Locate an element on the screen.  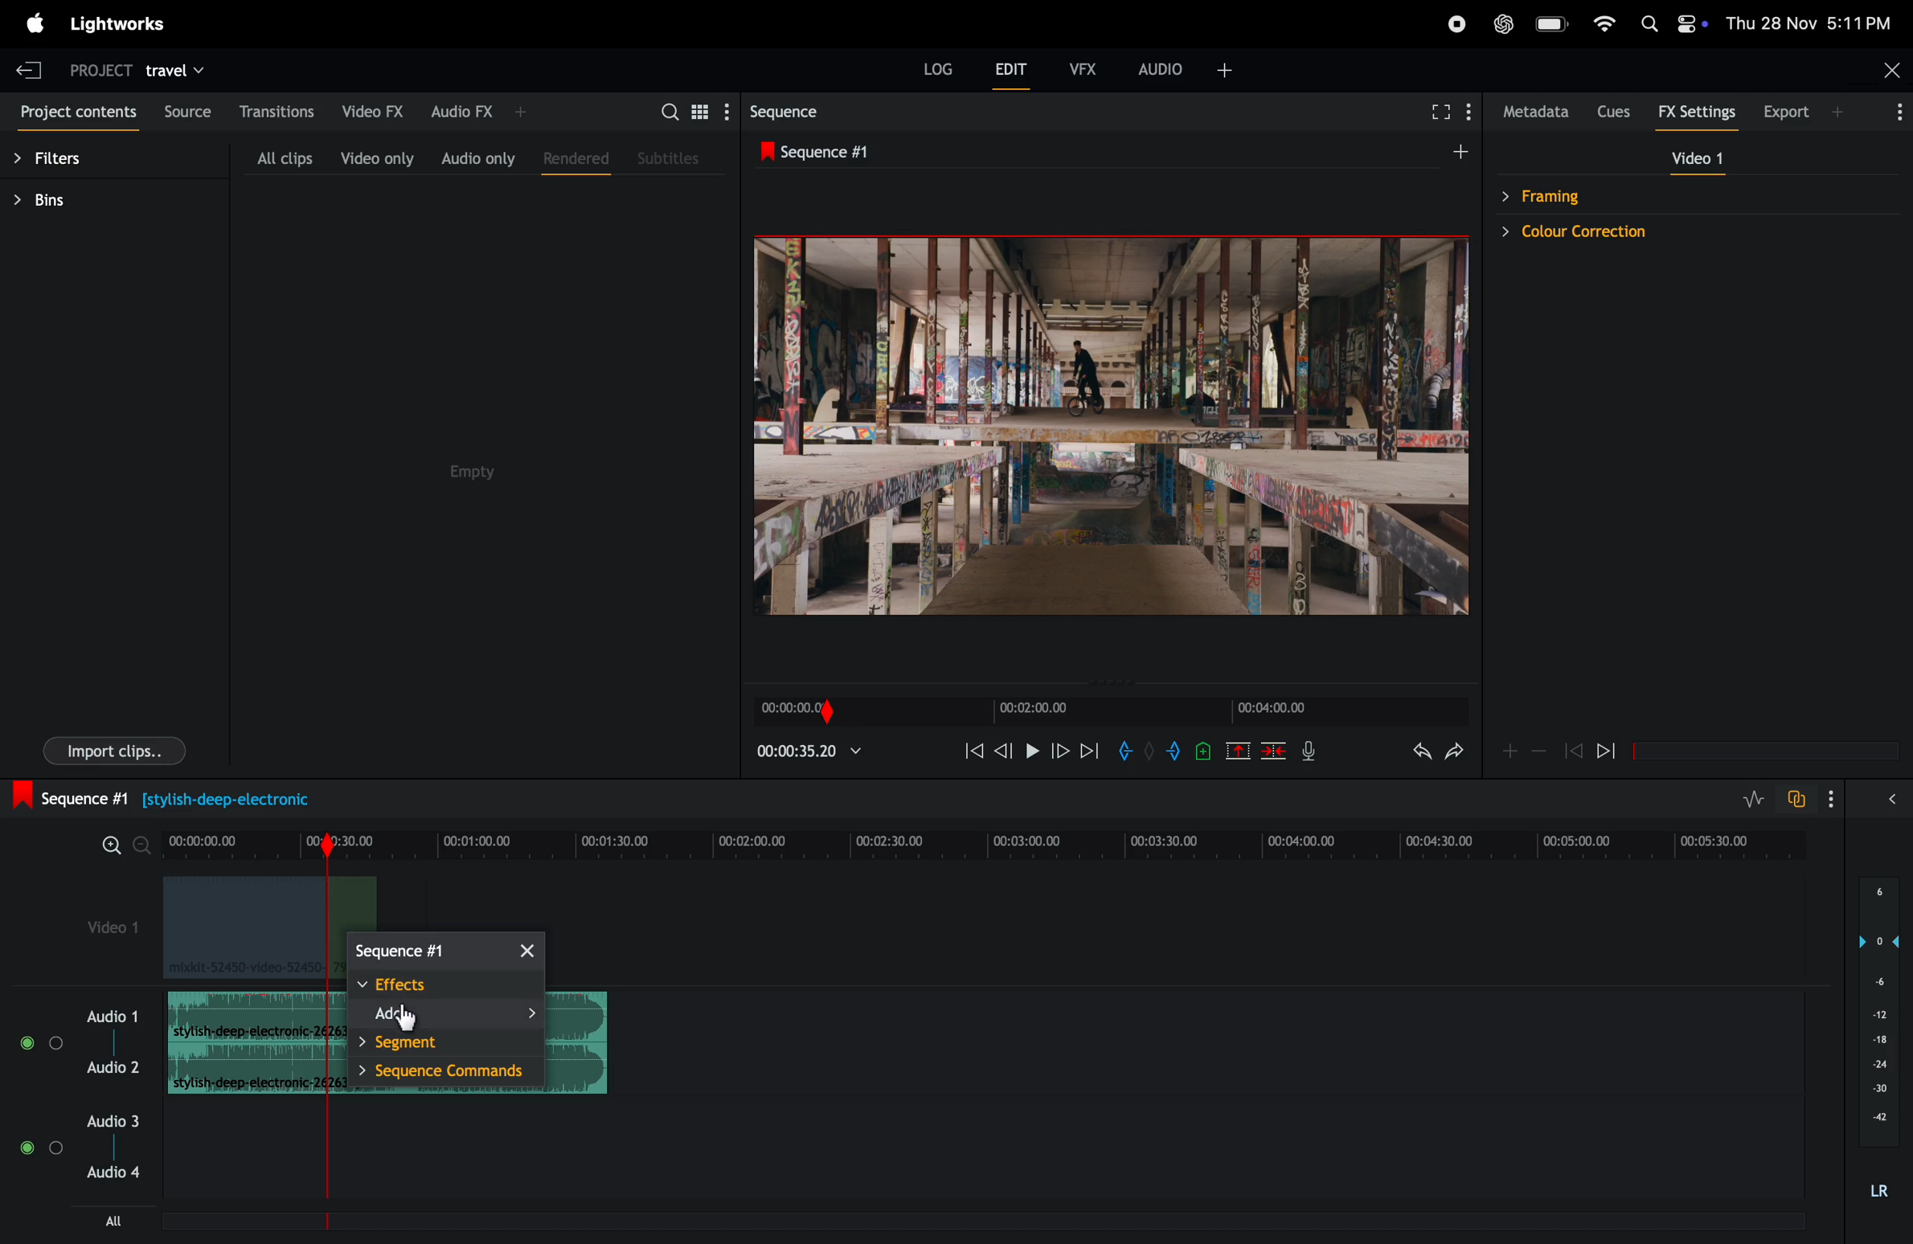
colour correction is located at coordinates (1612, 233).